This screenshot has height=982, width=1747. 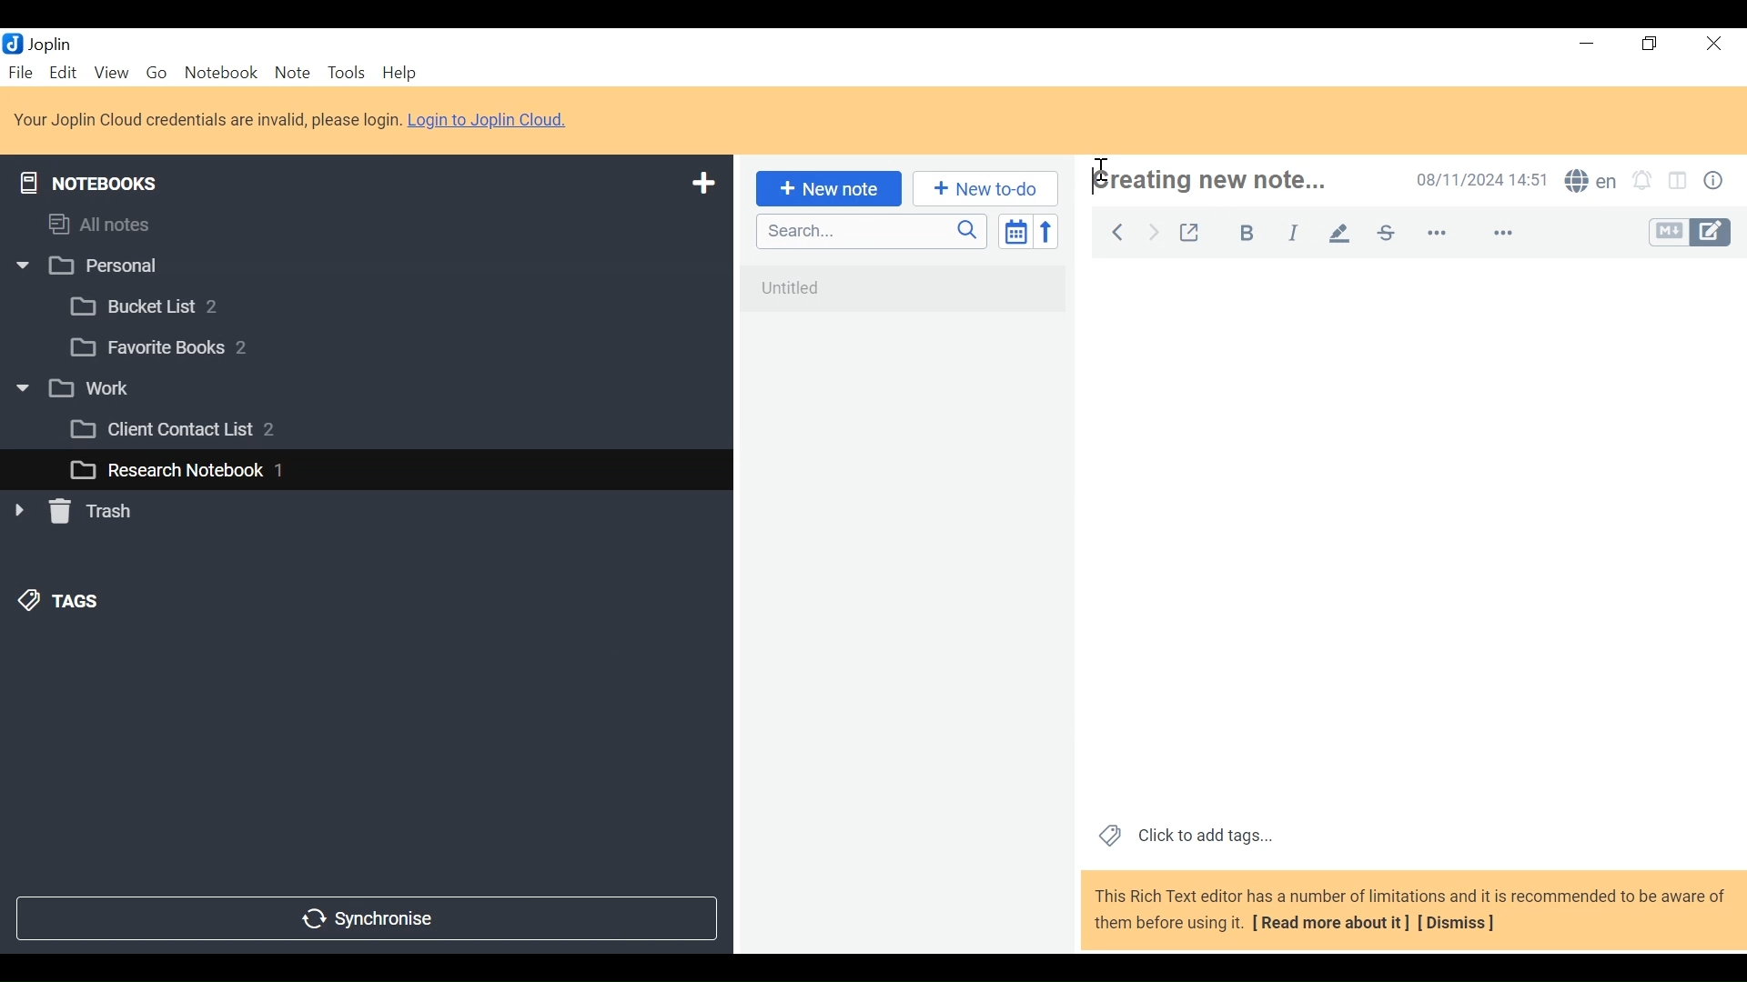 I want to click on Add New to Do, so click(x=985, y=189).